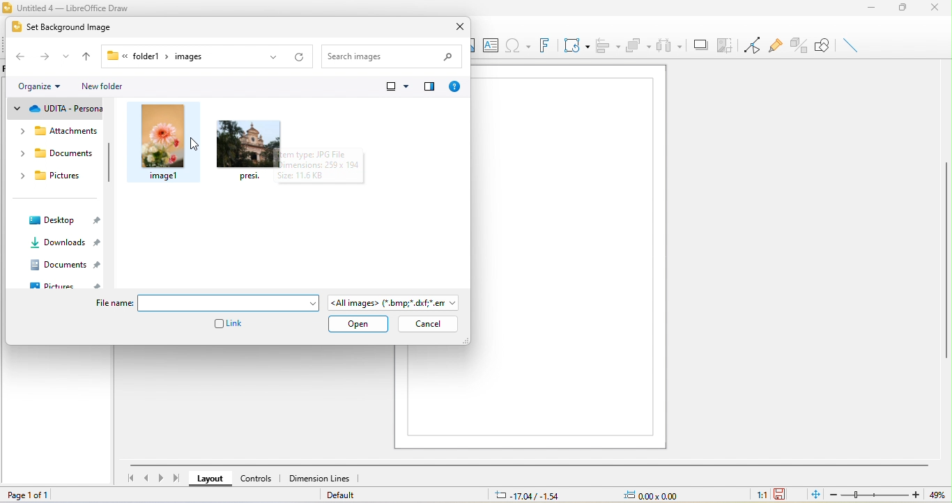  I want to click on show draw function, so click(823, 45).